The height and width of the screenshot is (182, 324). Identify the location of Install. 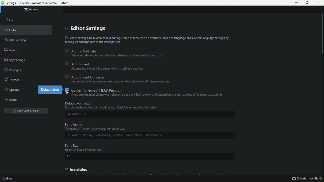
(13, 100).